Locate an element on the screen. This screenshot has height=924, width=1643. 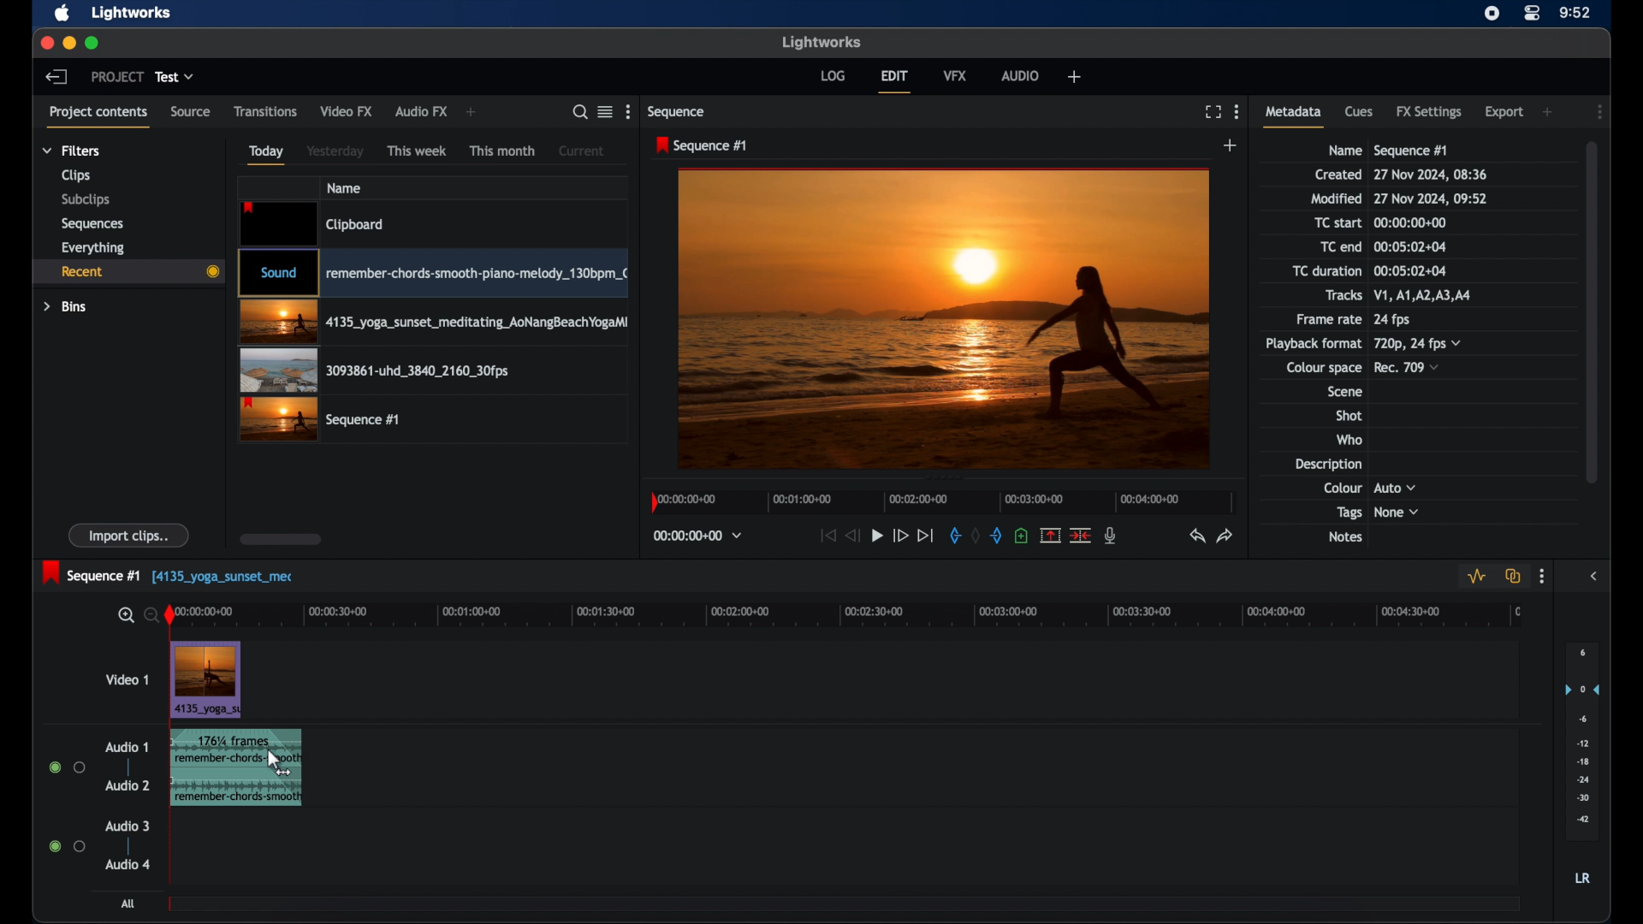
tracks is located at coordinates (1343, 295).